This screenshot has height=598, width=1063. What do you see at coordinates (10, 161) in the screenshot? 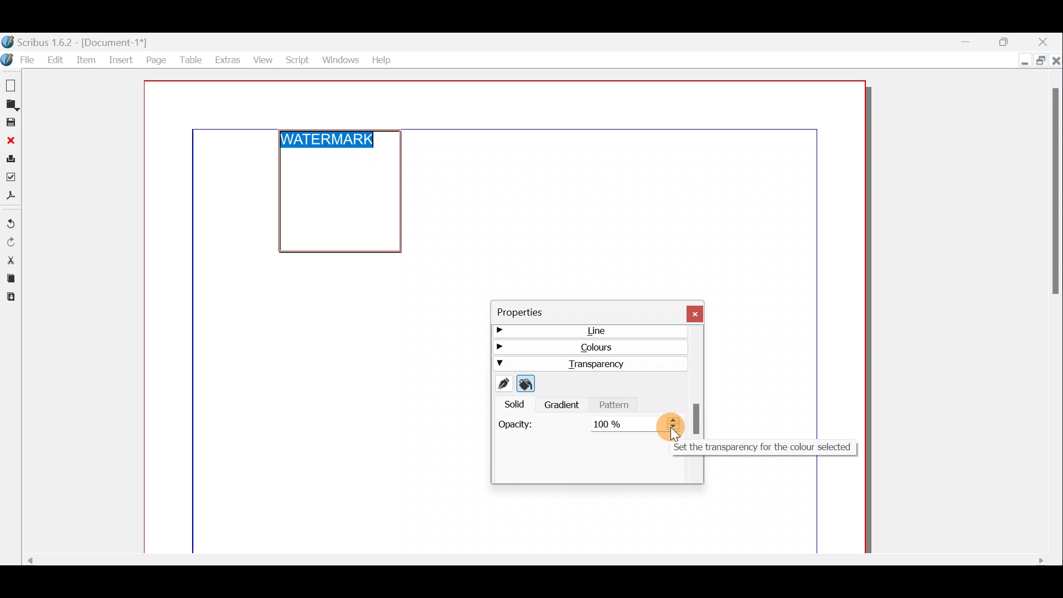
I see `Print` at bounding box center [10, 161].